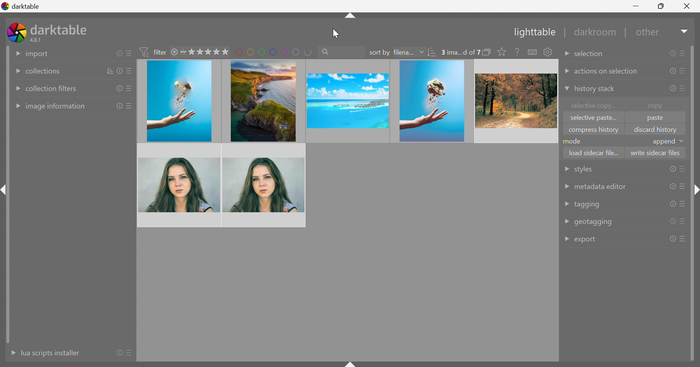 The height and width of the screenshot is (367, 700). Describe the element at coordinates (11, 353) in the screenshot. I see `More` at that location.